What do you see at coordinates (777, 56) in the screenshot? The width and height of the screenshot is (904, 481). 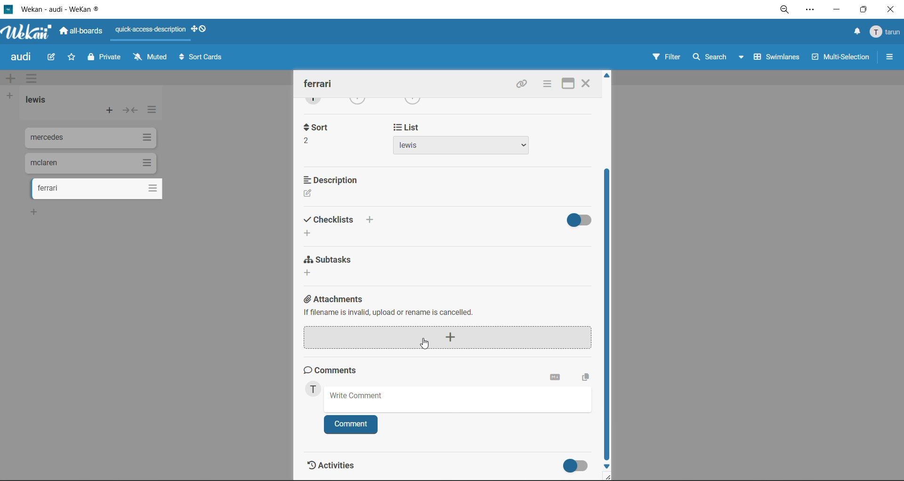 I see `swimlanes` at bounding box center [777, 56].